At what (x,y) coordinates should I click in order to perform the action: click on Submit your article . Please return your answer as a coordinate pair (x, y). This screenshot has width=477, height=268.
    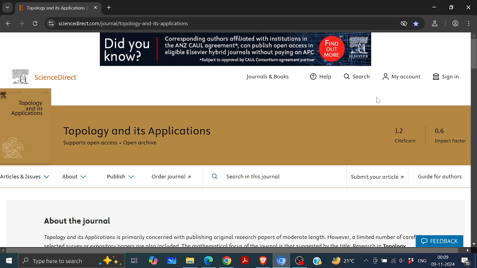
    Looking at the image, I should click on (377, 179).